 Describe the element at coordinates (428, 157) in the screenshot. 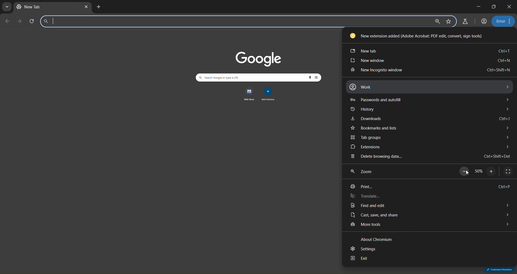

I see `delete browsing data` at that location.